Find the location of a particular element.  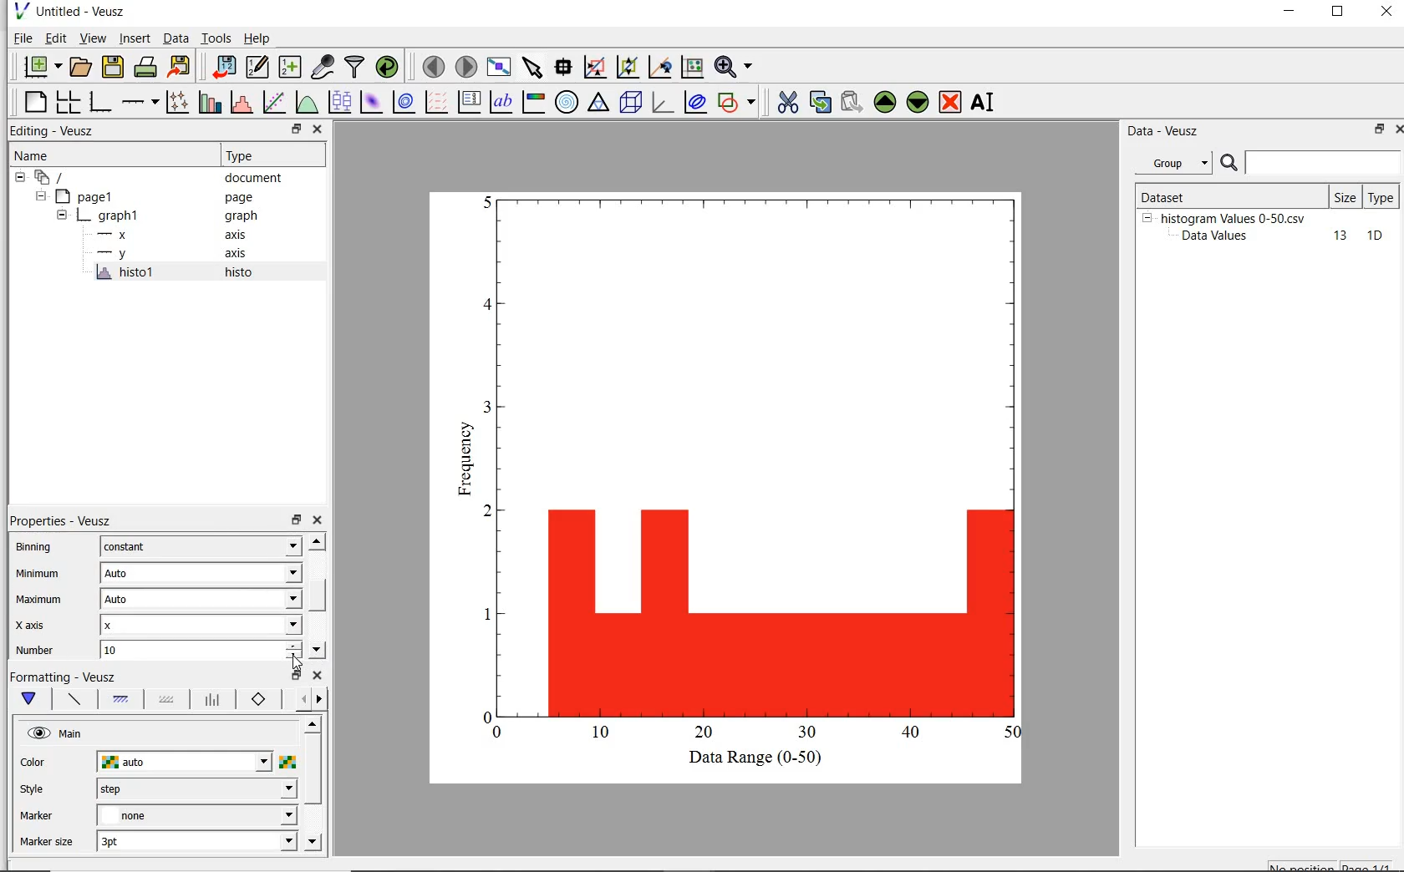

reload linked datasets is located at coordinates (390, 67).